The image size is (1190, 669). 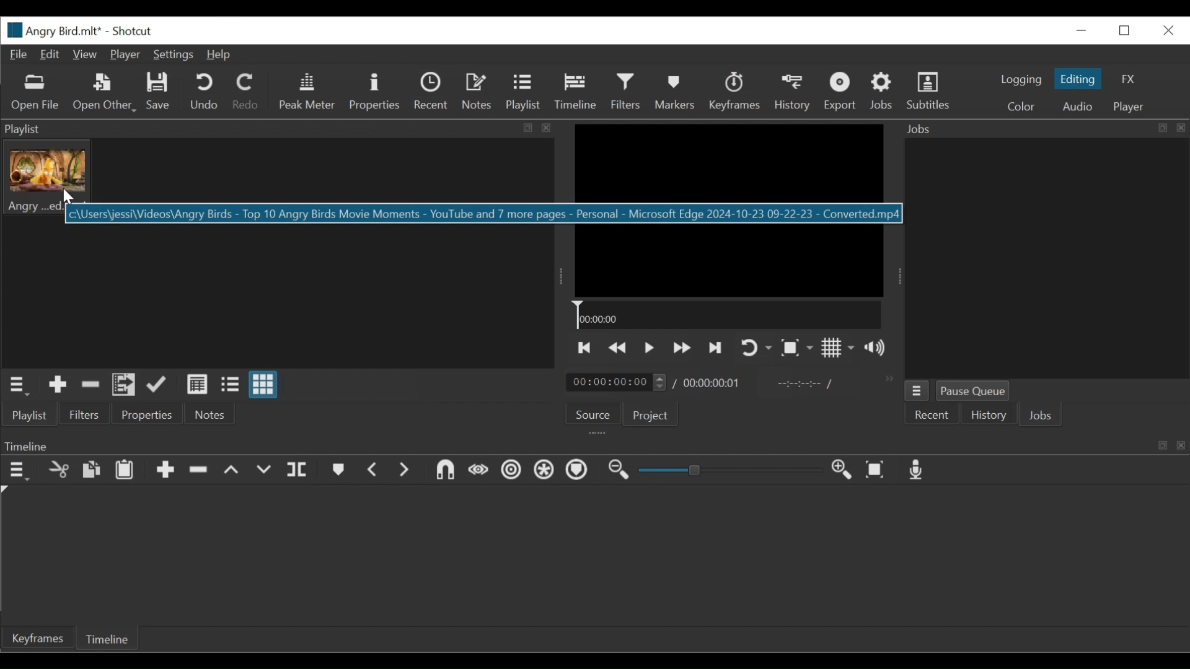 What do you see at coordinates (407, 472) in the screenshot?
I see `next` at bounding box center [407, 472].